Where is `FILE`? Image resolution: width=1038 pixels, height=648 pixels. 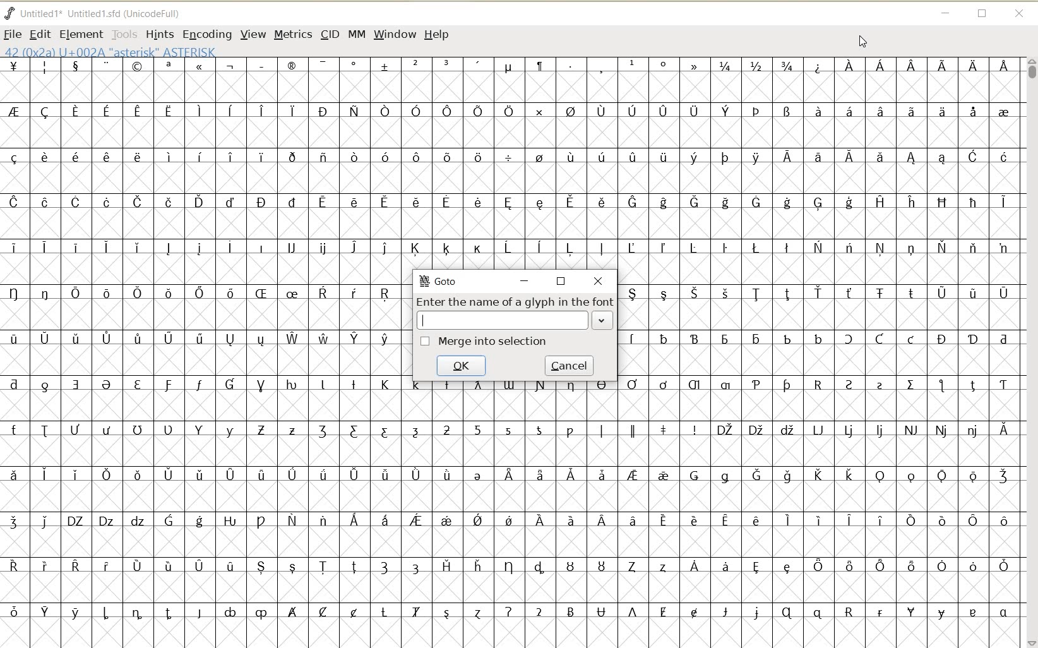 FILE is located at coordinates (13, 33).